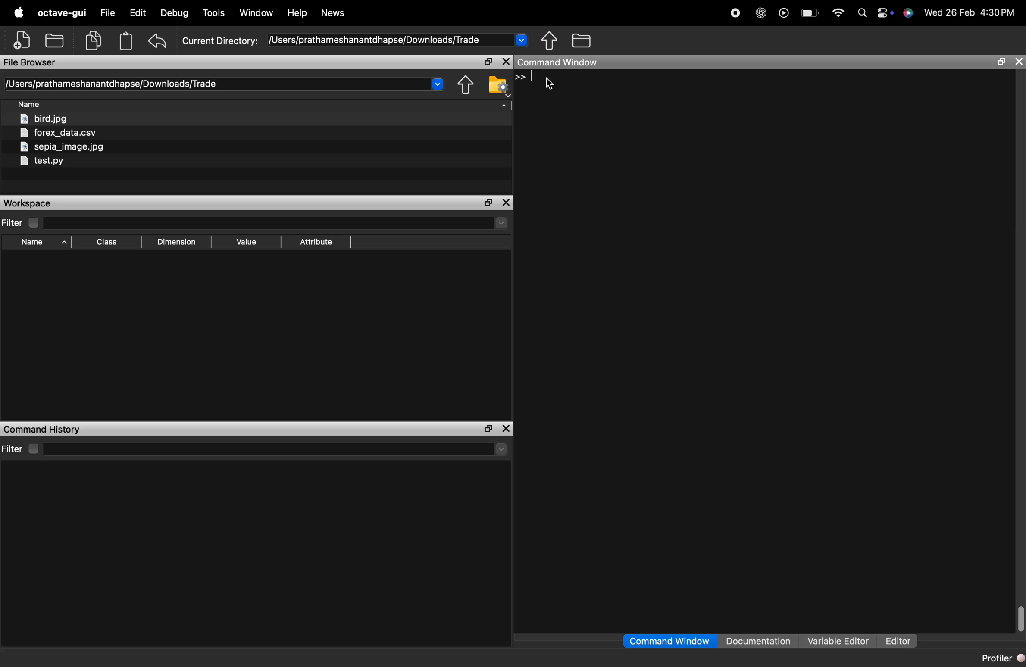  Describe the element at coordinates (334, 12) in the screenshot. I see `News` at that location.